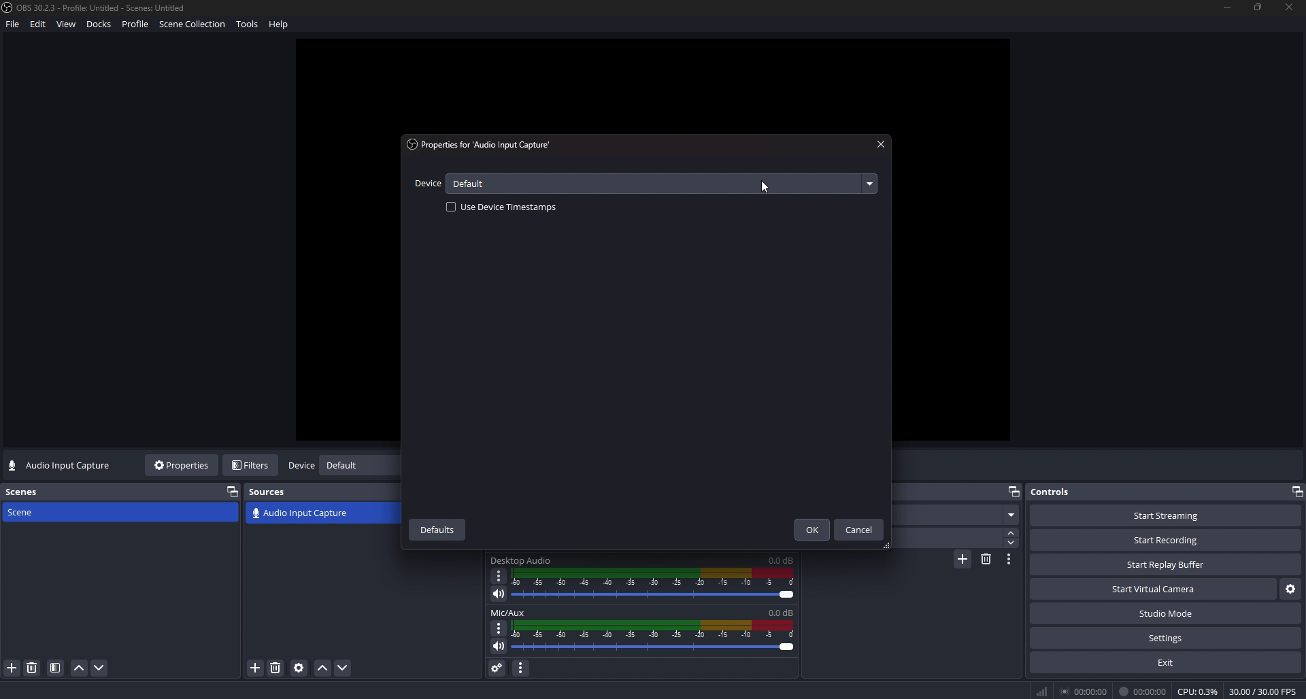 Image resolution: width=1306 pixels, height=699 pixels. I want to click on increase duration, so click(1013, 532).